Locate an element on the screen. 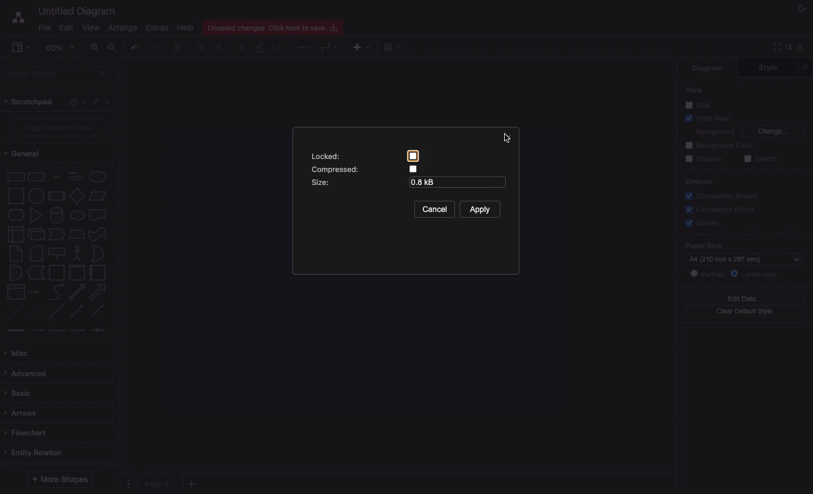 This screenshot has height=494, width=813. Apply is located at coordinates (480, 210).